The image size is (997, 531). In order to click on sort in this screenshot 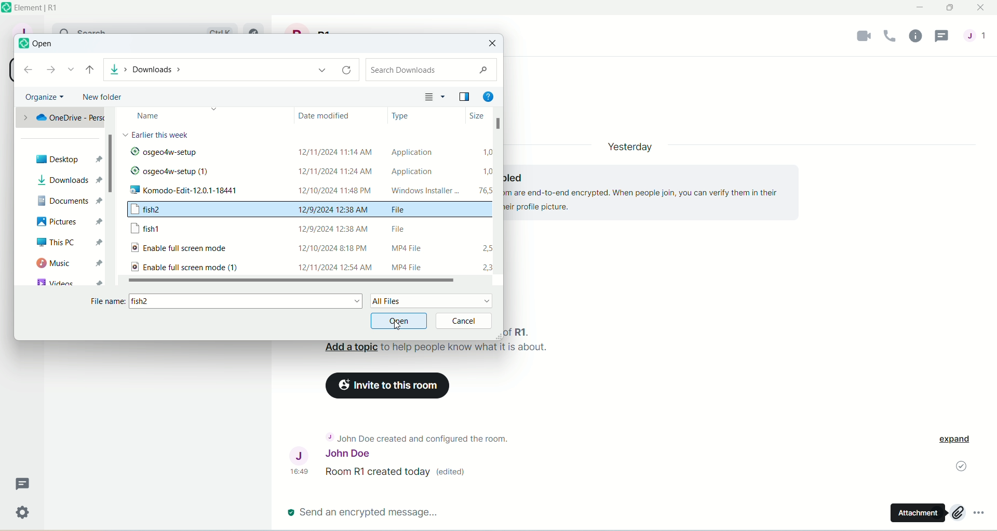, I will do `click(435, 98)`.